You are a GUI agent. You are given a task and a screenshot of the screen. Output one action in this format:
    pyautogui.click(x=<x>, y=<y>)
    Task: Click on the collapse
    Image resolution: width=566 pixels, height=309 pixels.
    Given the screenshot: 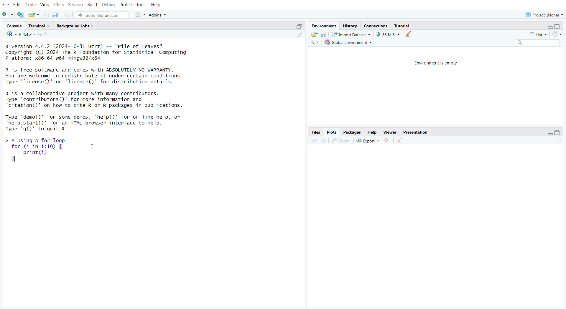 What is the action you would take?
    pyautogui.click(x=299, y=26)
    